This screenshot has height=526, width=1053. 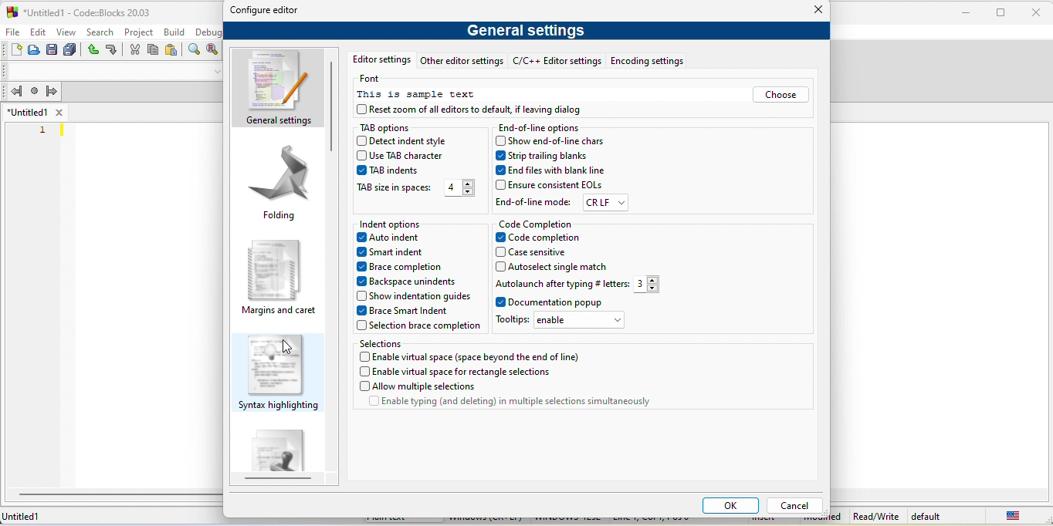 I want to click on end of line mode crlf, so click(x=561, y=202).